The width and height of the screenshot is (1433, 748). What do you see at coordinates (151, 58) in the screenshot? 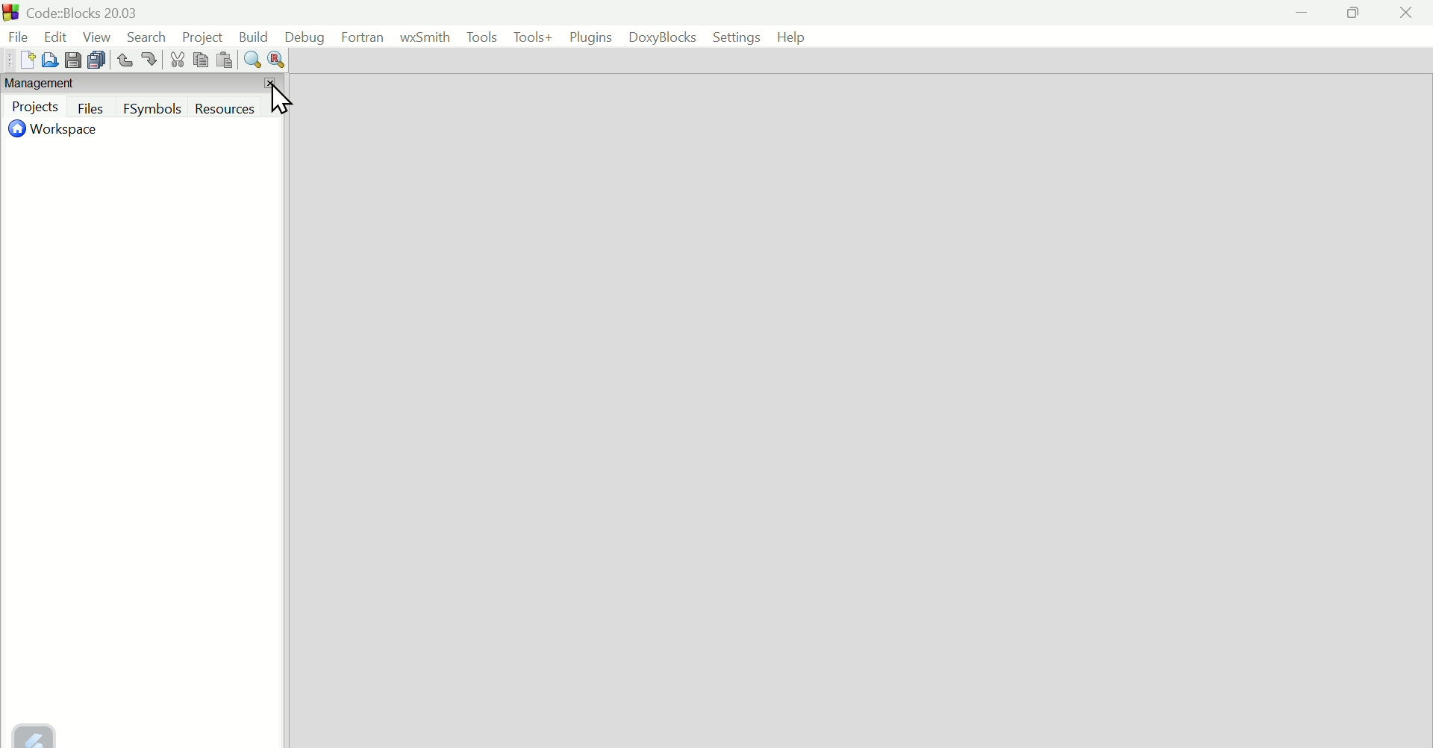
I see `Redo` at bounding box center [151, 58].